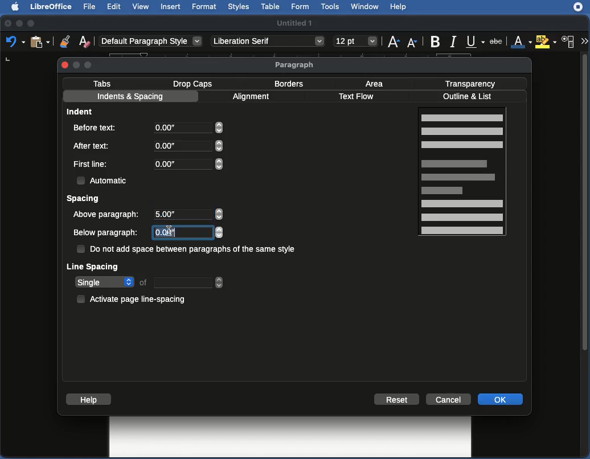 Image resolution: width=590 pixels, height=459 pixels. I want to click on View, so click(142, 7).